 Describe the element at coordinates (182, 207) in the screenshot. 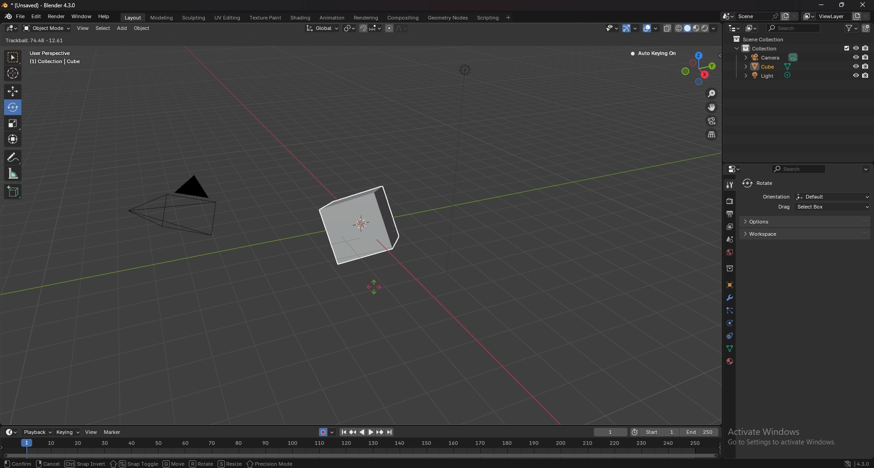

I see `camera` at that location.